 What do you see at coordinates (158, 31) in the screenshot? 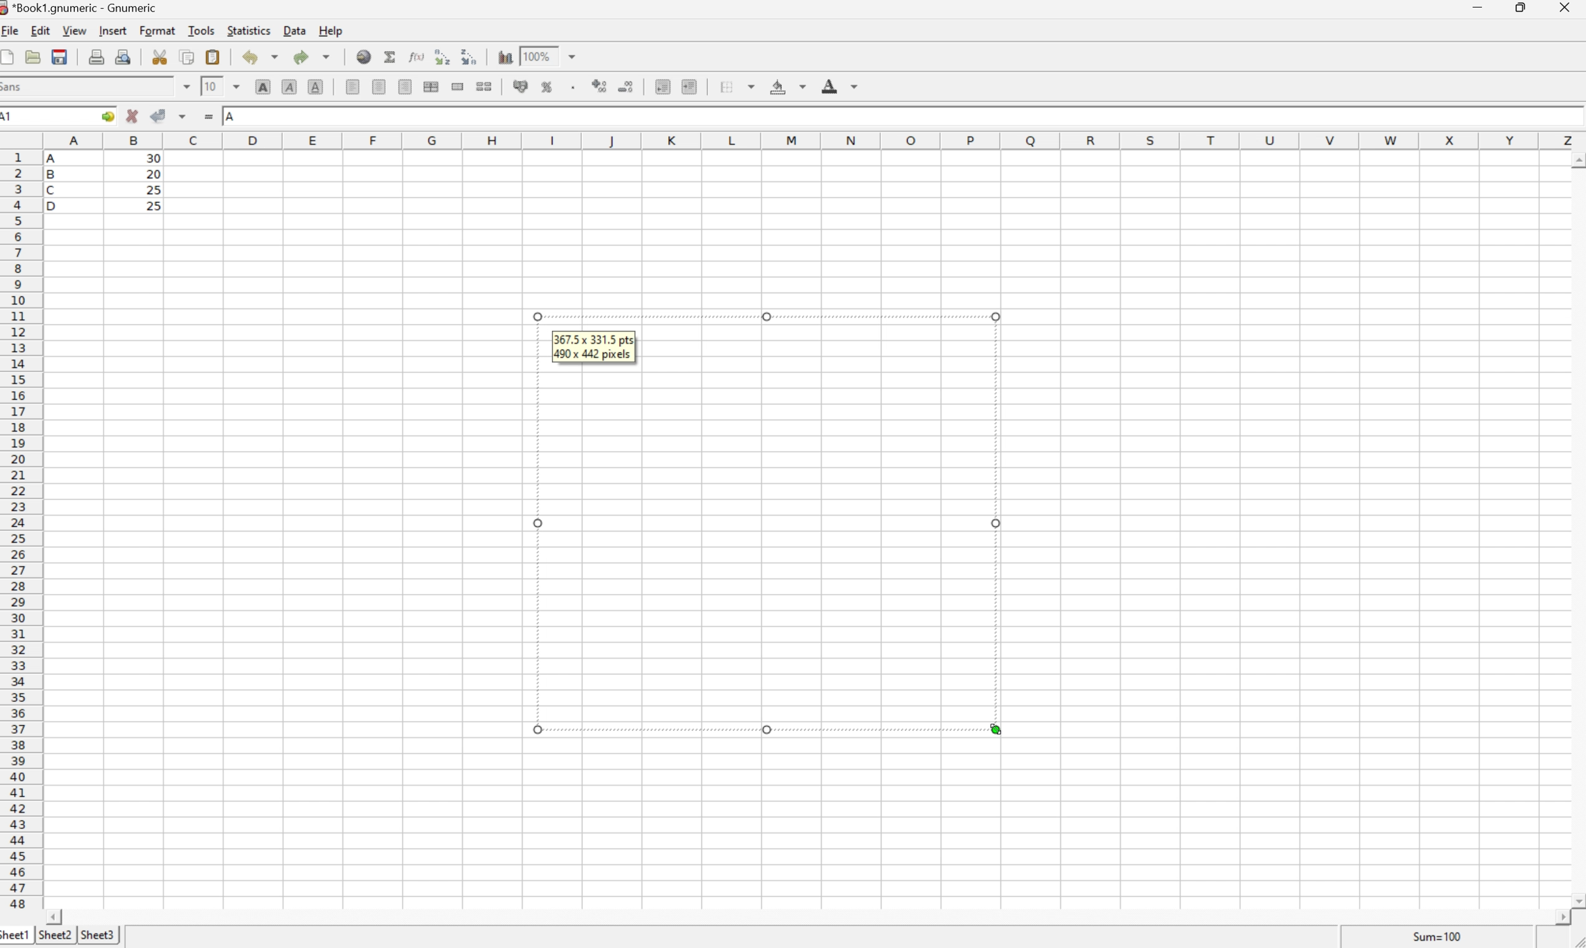
I see `Format` at bounding box center [158, 31].